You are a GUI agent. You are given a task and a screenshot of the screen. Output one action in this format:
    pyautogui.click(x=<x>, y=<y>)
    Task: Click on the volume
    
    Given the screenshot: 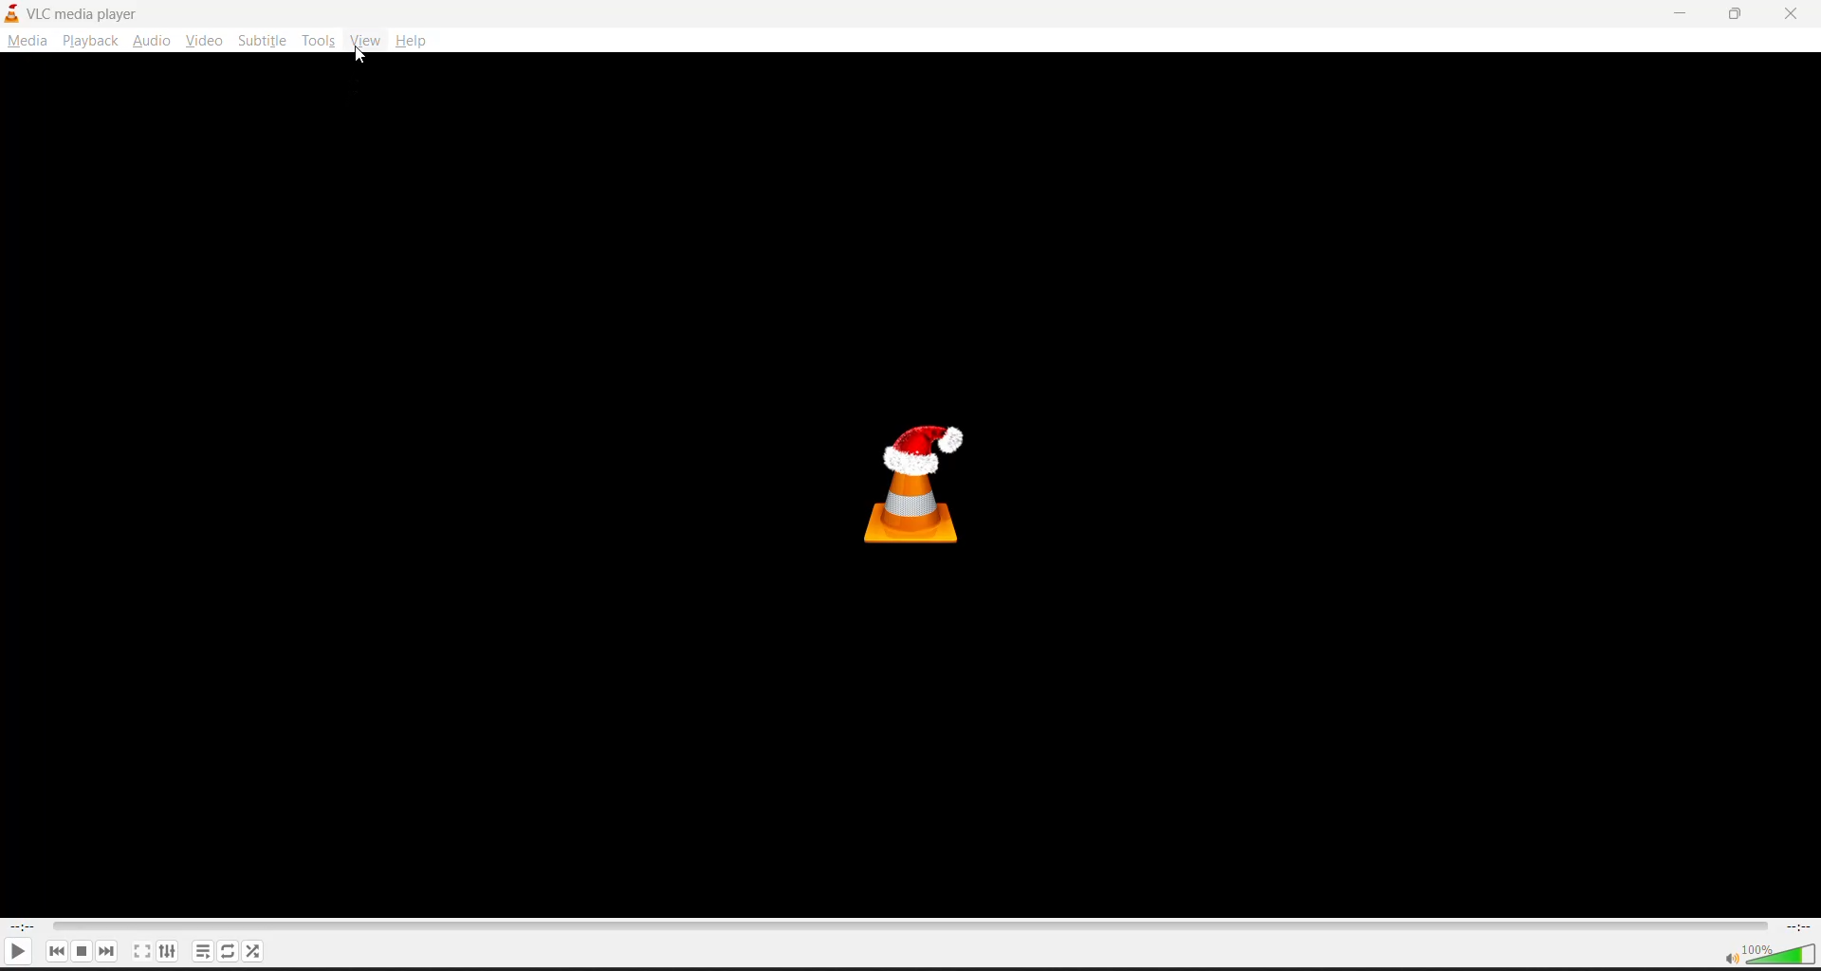 What is the action you would take?
    pyautogui.click(x=1769, y=954)
    